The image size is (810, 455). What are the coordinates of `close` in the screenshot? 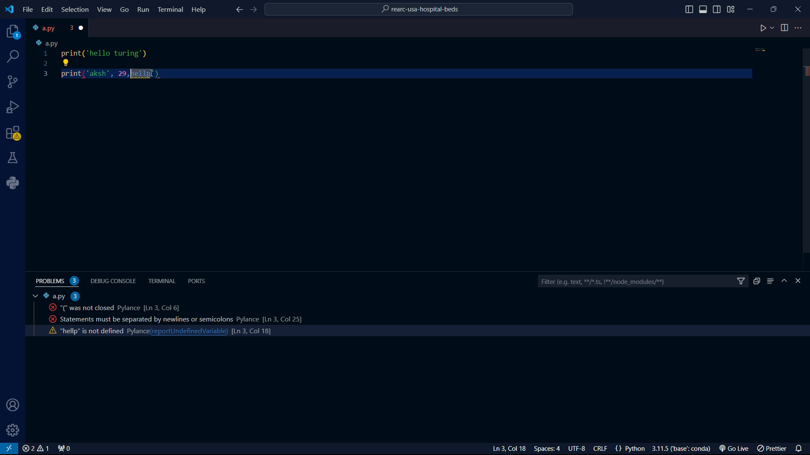 It's located at (35, 449).